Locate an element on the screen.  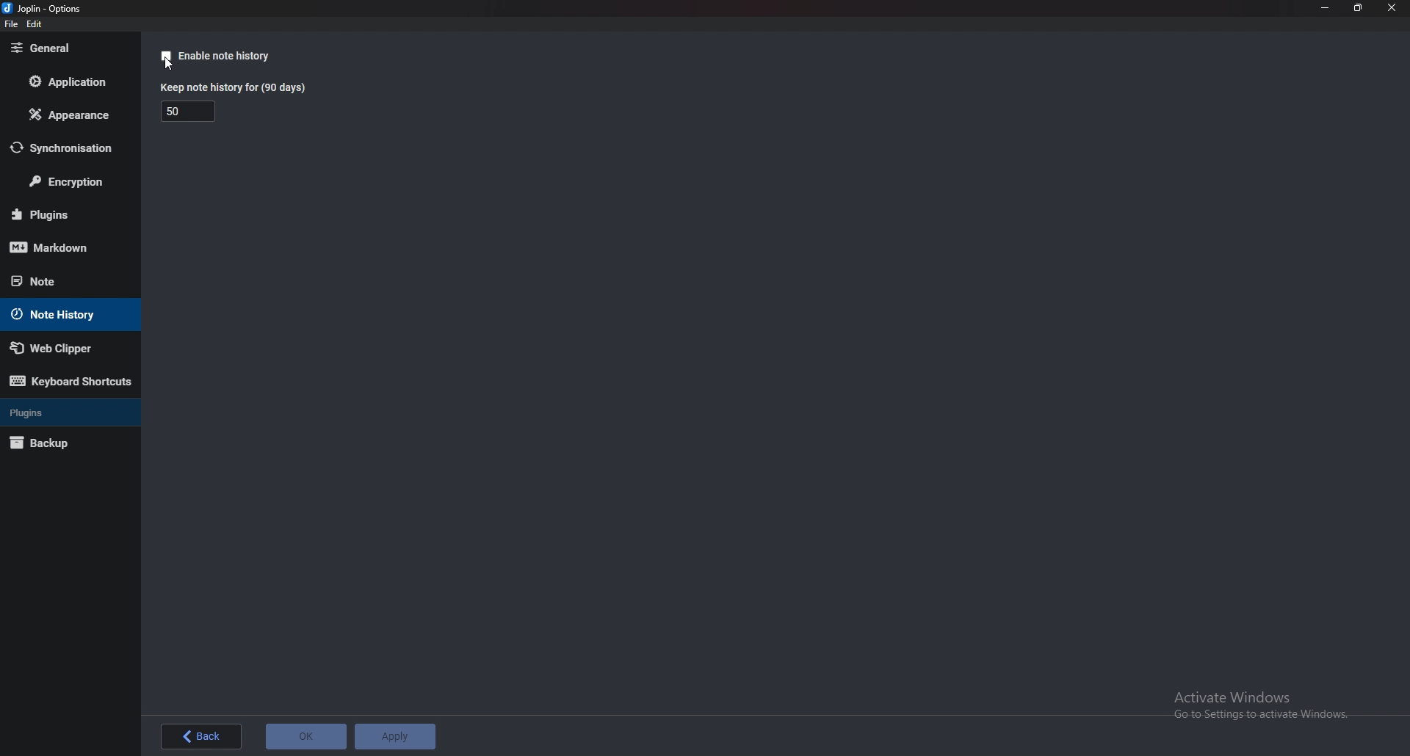
Enable note history is located at coordinates (224, 55).